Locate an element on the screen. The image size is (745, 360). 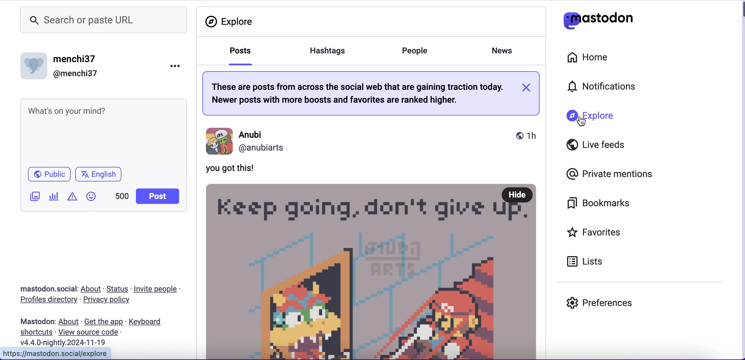
add poll is located at coordinates (54, 198).